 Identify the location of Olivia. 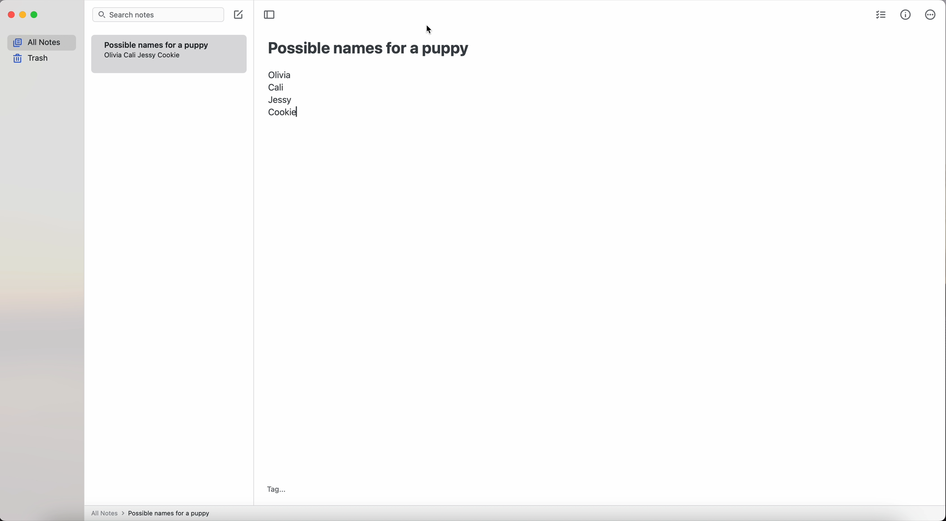
(280, 73).